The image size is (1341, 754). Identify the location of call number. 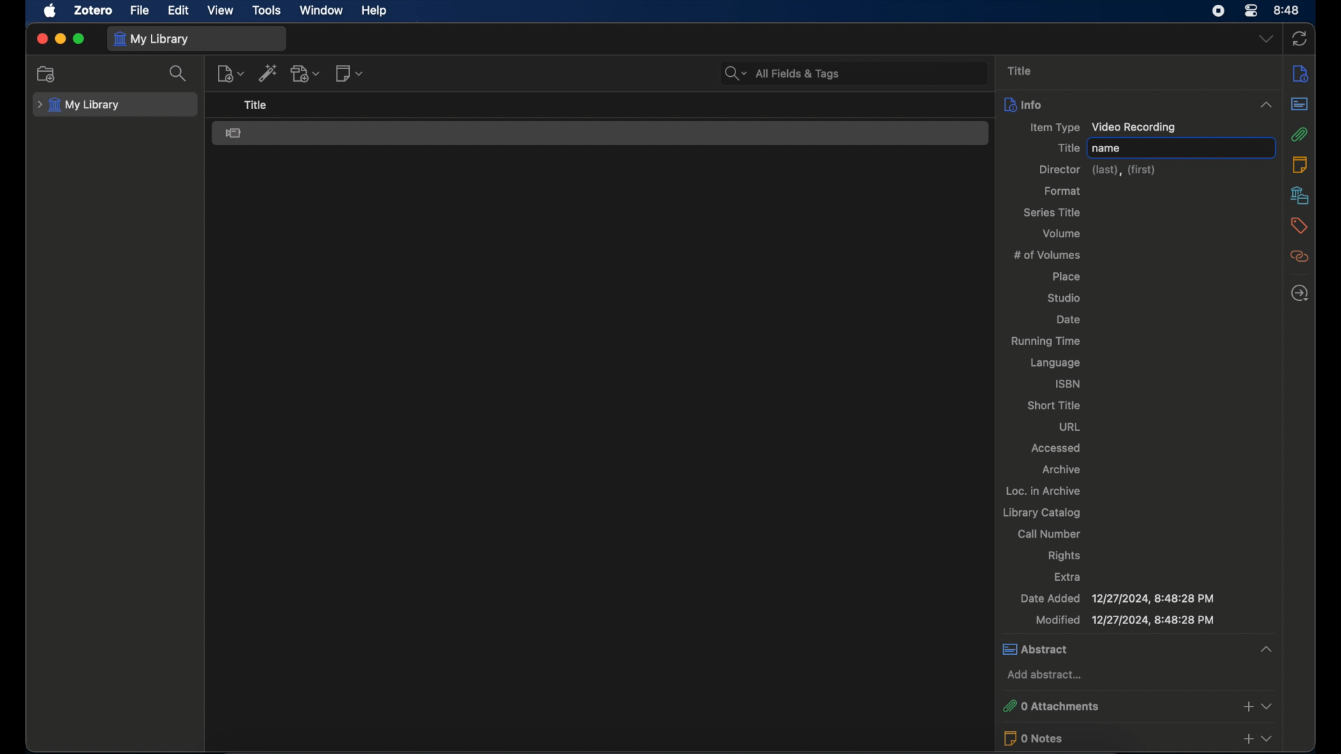
(1050, 533).